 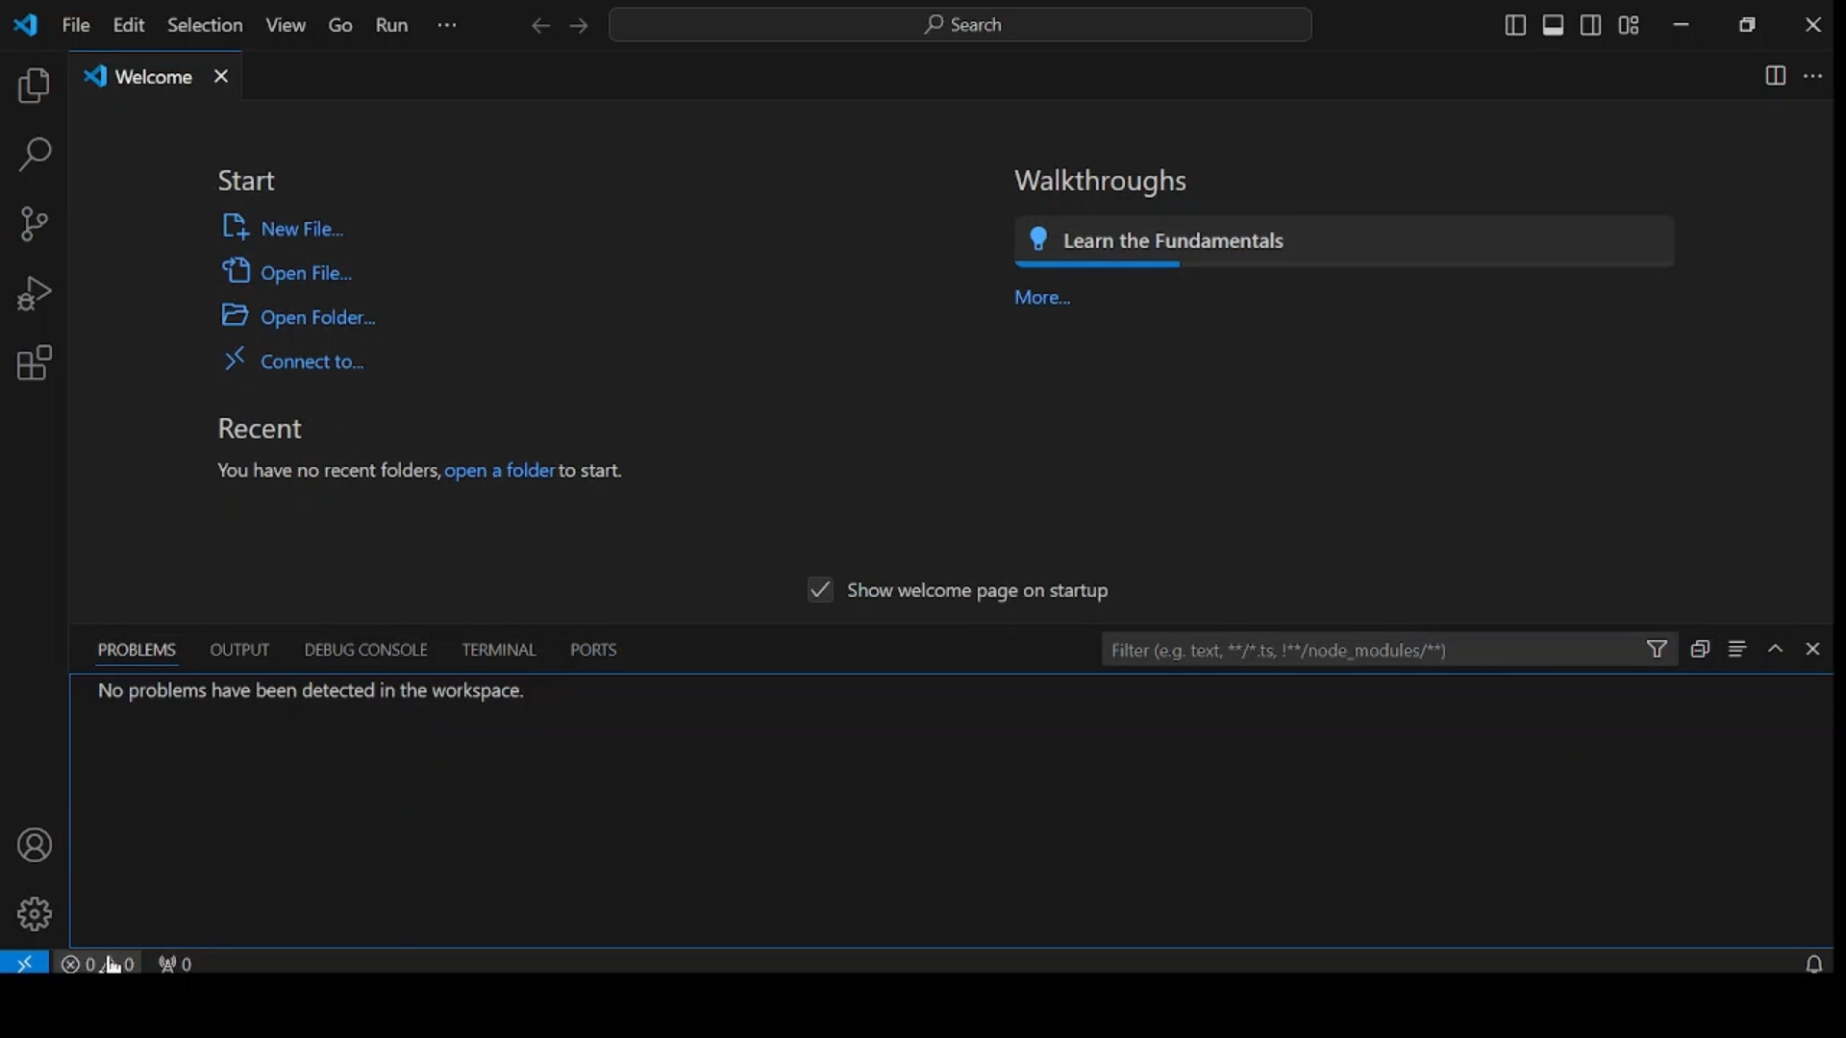 I want to click on selection, so click(x=202, y=24).